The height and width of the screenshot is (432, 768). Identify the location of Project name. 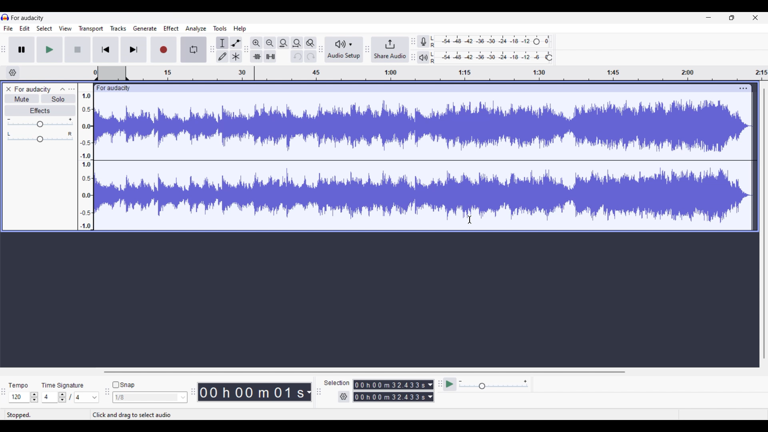
(112, 88).